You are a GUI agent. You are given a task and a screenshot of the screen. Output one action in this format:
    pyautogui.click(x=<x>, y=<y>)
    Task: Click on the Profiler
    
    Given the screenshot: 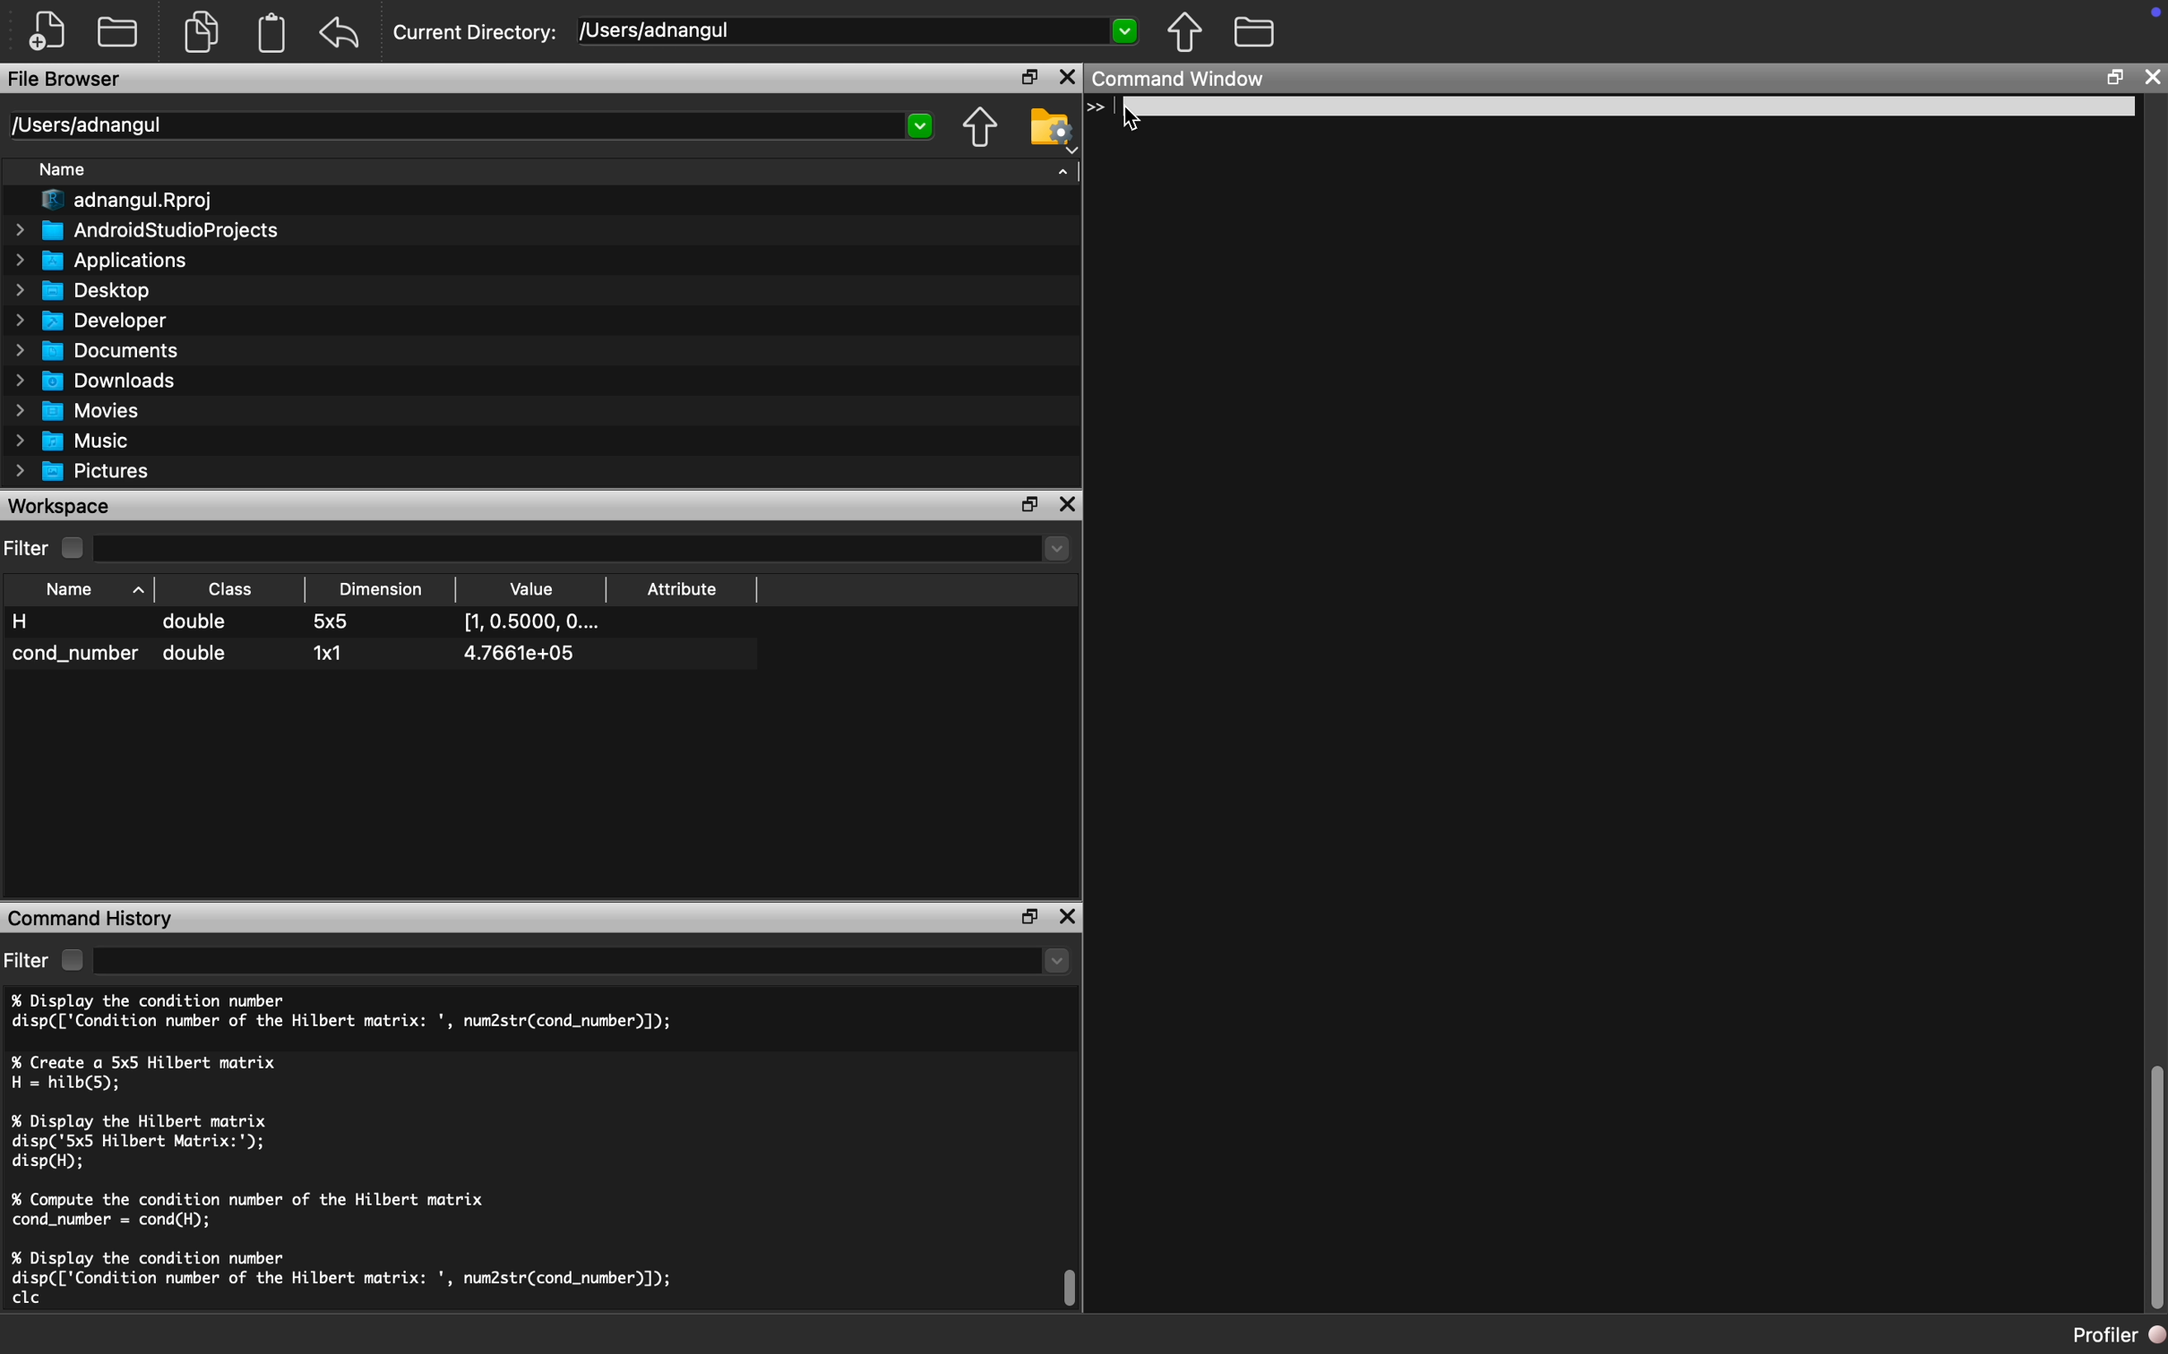 What is the action you would take?
    pyautogui.click(x=2121, y=1335)
    